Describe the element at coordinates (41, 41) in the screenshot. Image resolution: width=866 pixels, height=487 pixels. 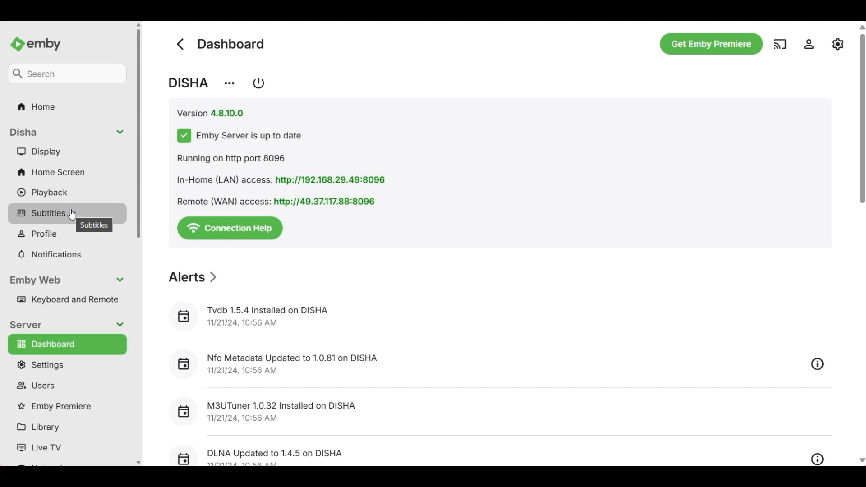
I see `` at that location.